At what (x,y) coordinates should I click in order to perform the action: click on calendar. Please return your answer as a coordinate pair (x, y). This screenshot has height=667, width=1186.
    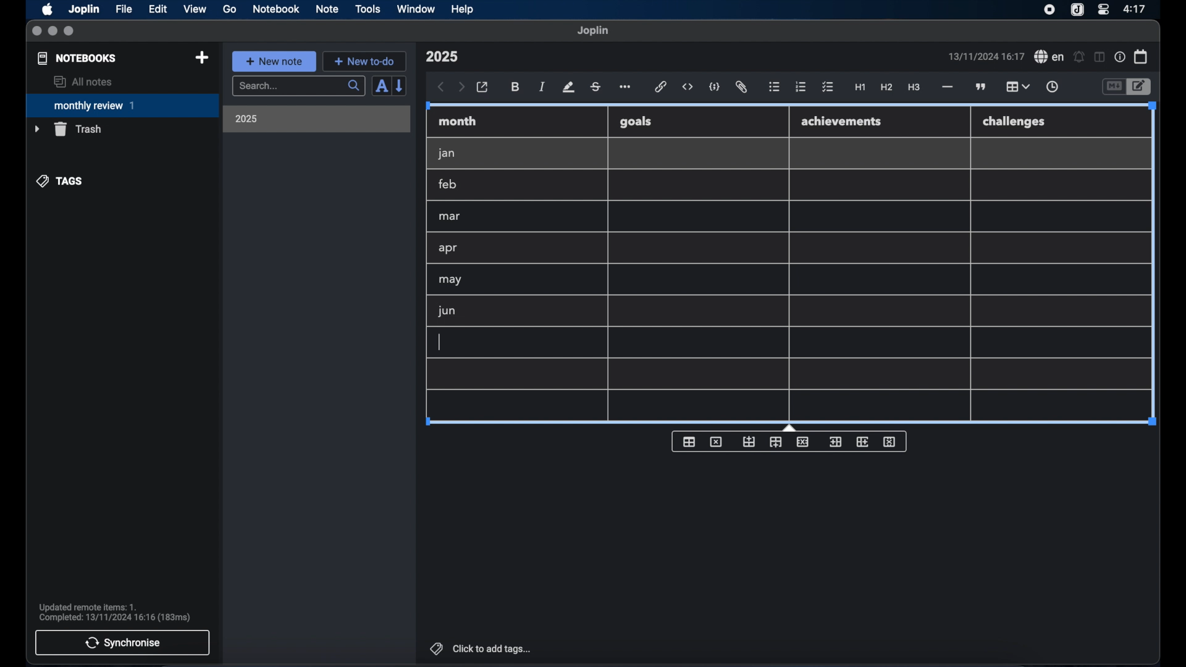
    Looking at the image, I should click on (1142, 56).